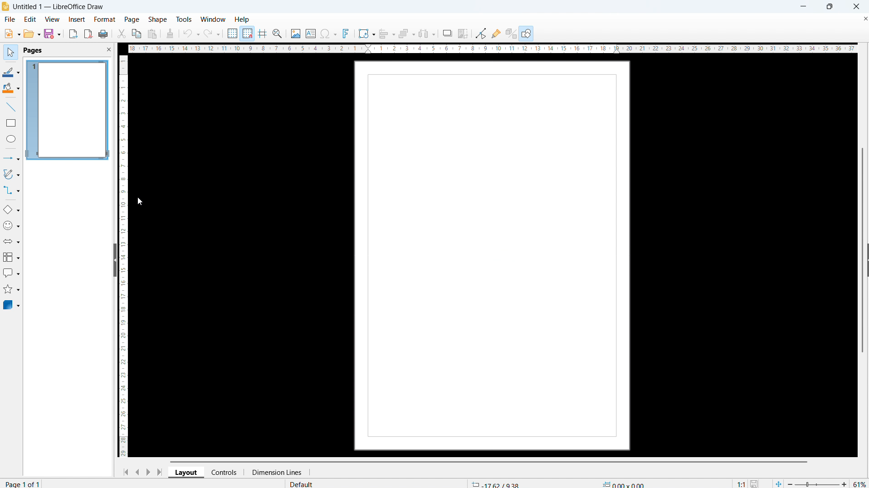  I want to click on object dimension, so click(624, 483).